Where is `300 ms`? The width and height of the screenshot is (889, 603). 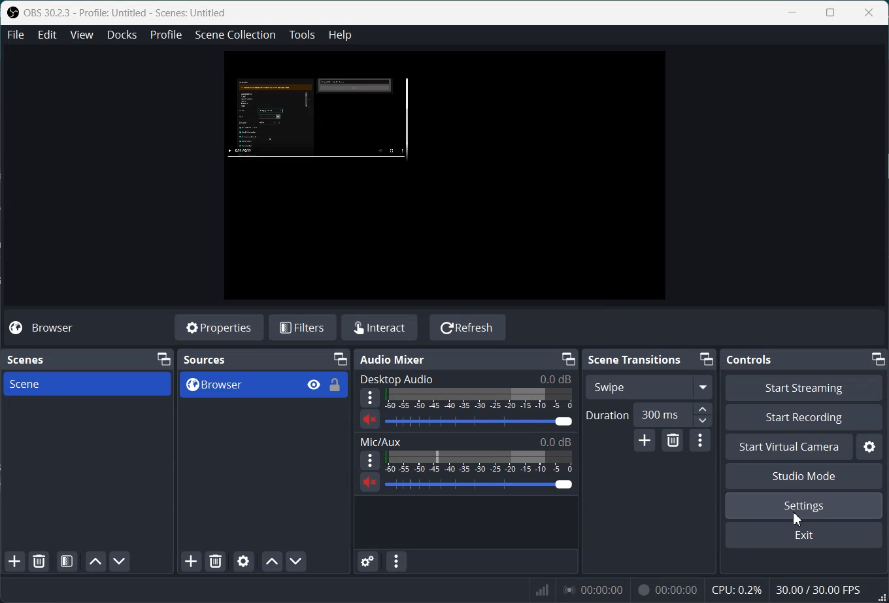 300 ms is located at coordinates (675, 416).